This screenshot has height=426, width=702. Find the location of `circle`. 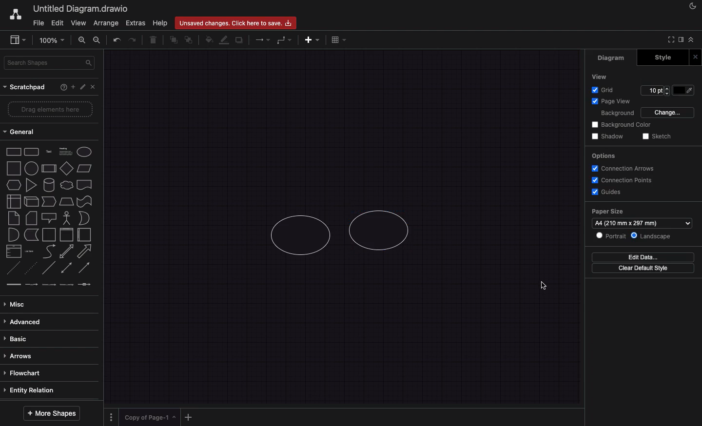

circle is located at coordinates (298, 235).